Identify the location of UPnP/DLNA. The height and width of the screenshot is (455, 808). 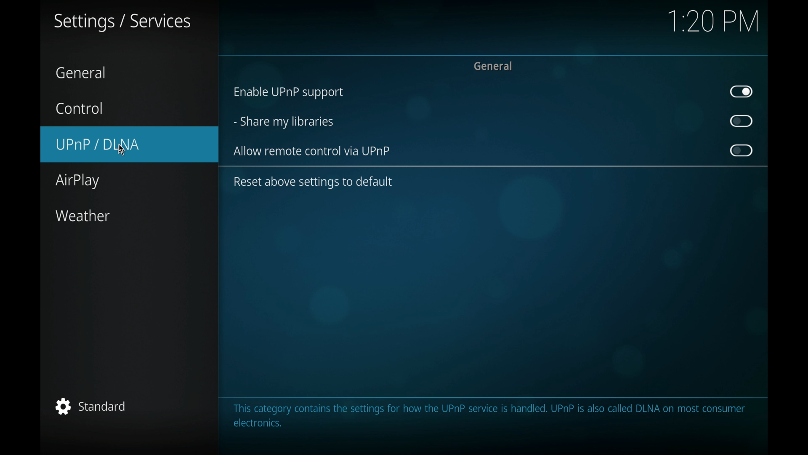
(129, 143).